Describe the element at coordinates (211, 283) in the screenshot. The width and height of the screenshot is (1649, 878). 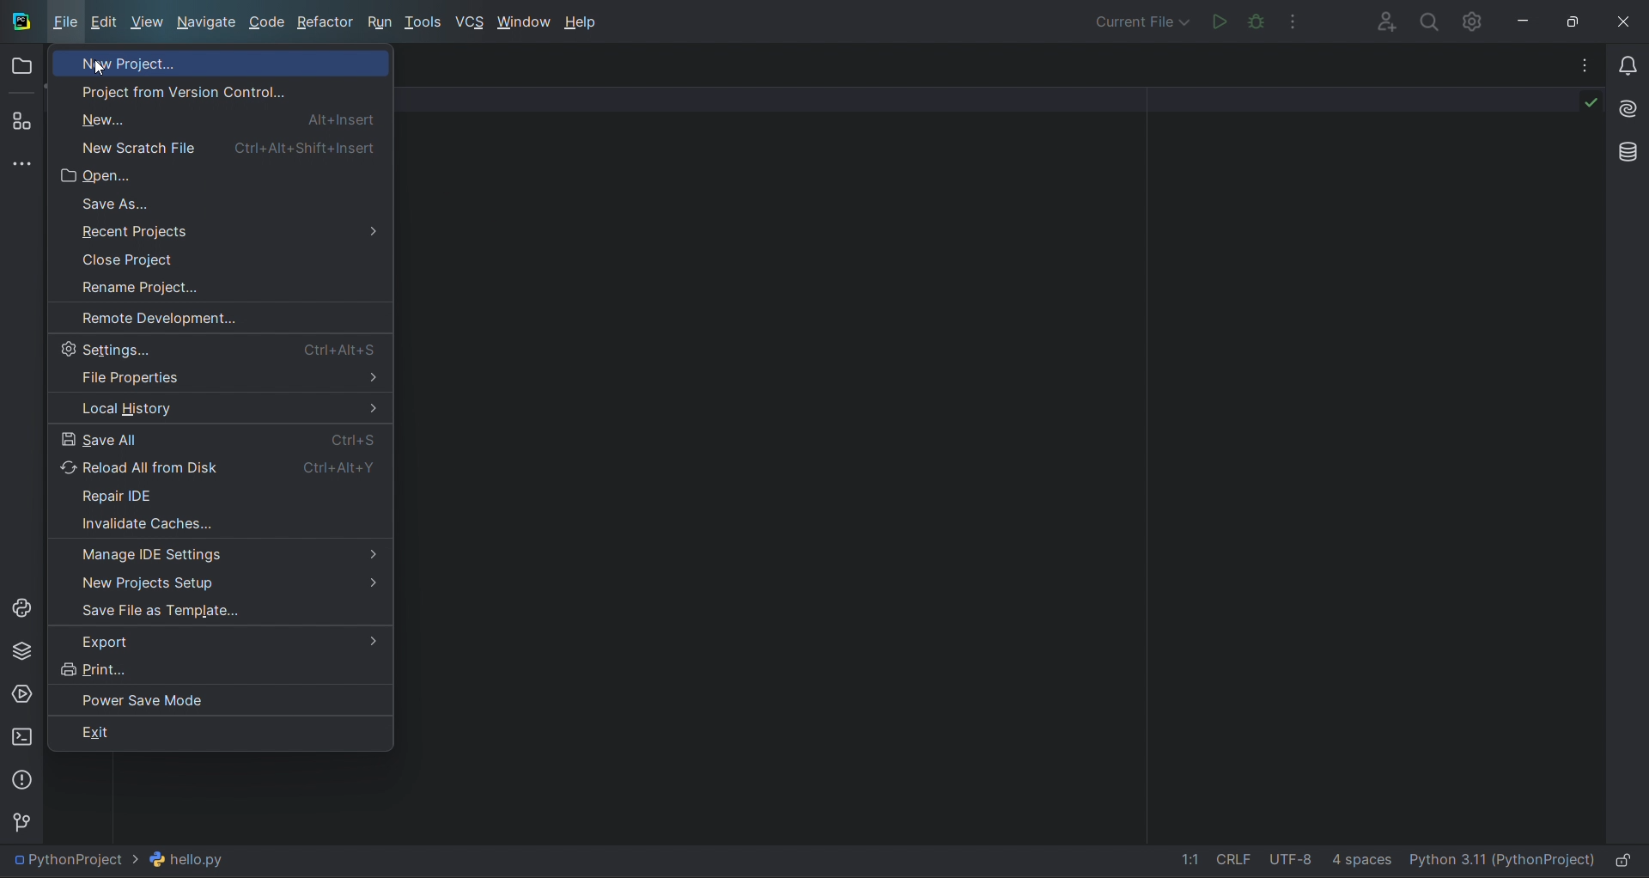
I see `rename` at that location.